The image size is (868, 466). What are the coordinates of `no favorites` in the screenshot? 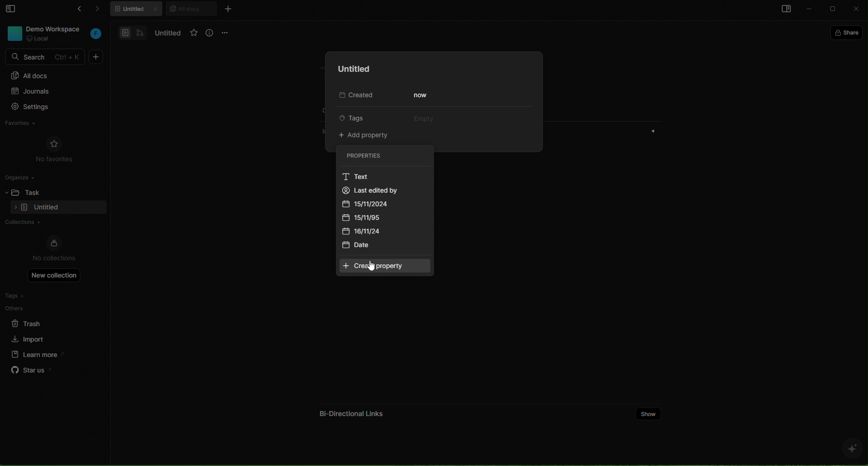 It's located at (54, 148).